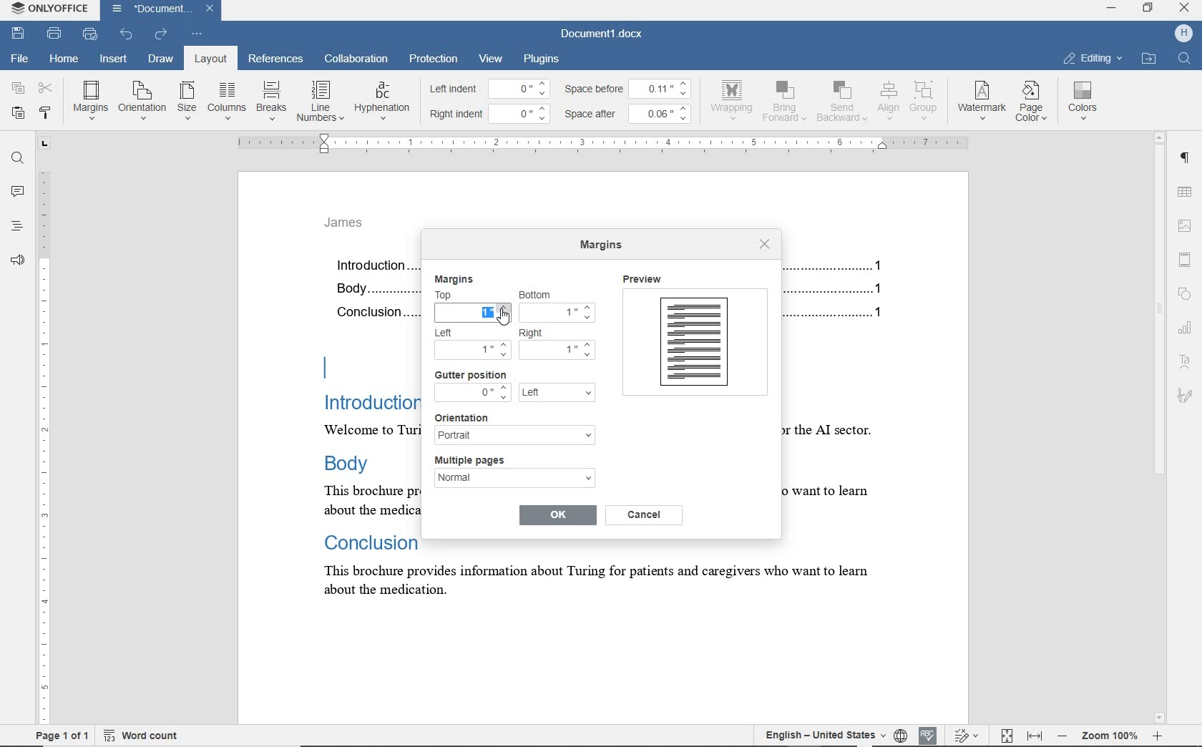 This screenshot has height=747, width=1202. I want to click on document name, so click(150, 9).